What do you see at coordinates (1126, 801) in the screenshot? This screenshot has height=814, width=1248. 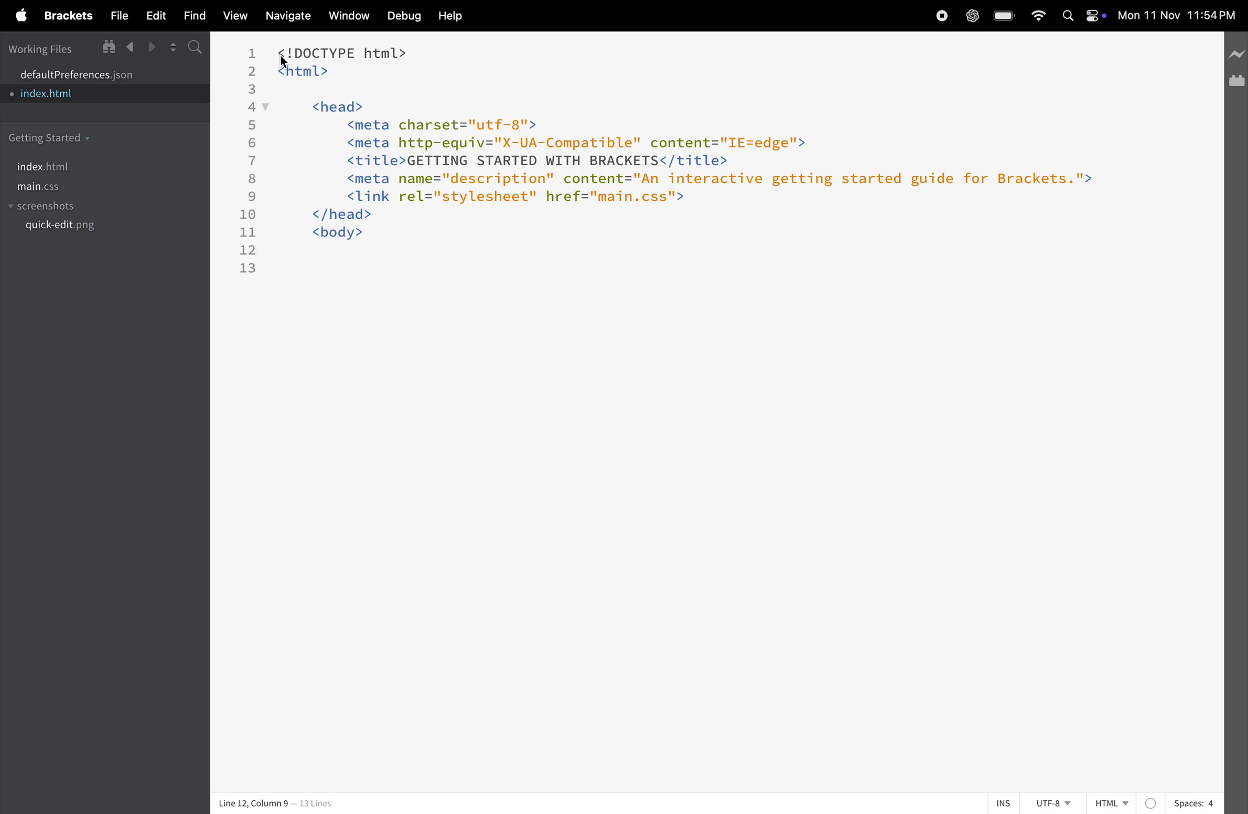 I see `html` at bounding box center [1126, 801].